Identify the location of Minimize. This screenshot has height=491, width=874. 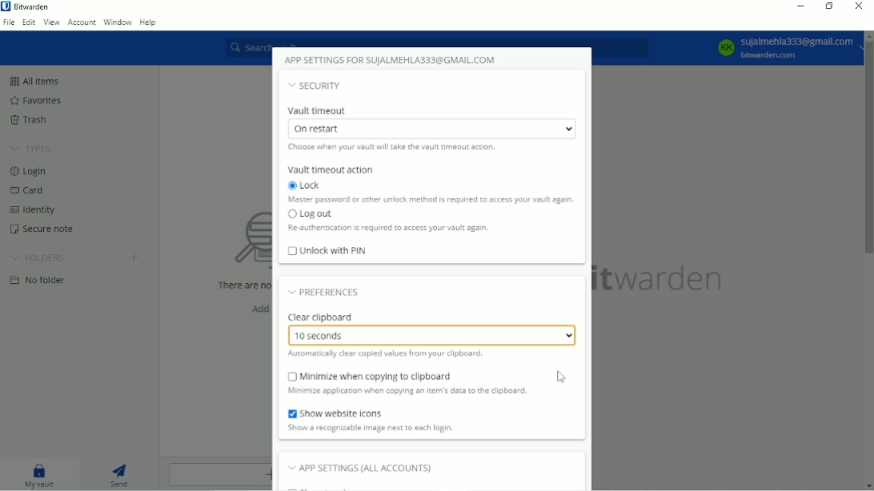
(801, 6).